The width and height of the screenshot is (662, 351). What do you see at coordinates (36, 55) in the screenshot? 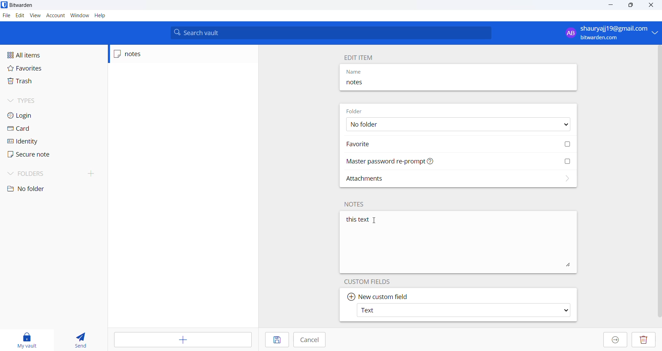
I see `all items` at bounding box center [36, 55].